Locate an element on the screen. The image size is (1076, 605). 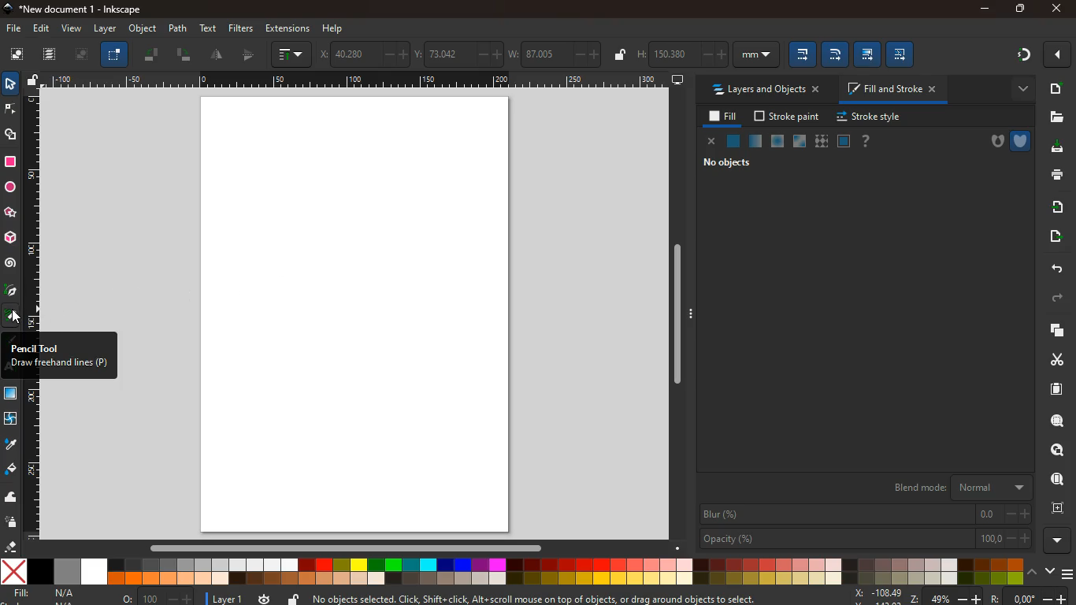
tilt is located at coordinates (150, 56).